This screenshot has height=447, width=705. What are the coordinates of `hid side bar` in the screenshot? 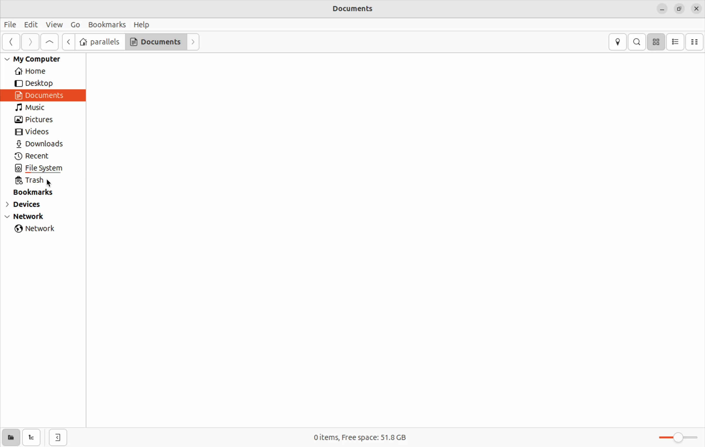 It's located at (58, 438).